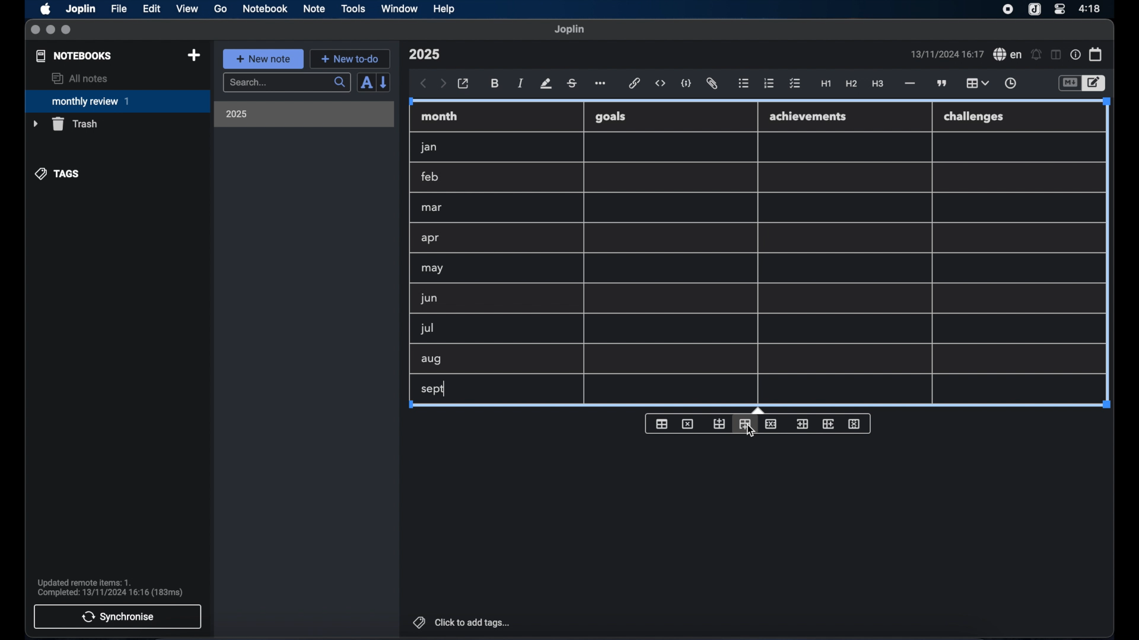 This screenshot has height=640, width=1139. What do you see at coordinates (975, 117) in the screenshot?
I see `challenges` at bounding box center [975, 117].